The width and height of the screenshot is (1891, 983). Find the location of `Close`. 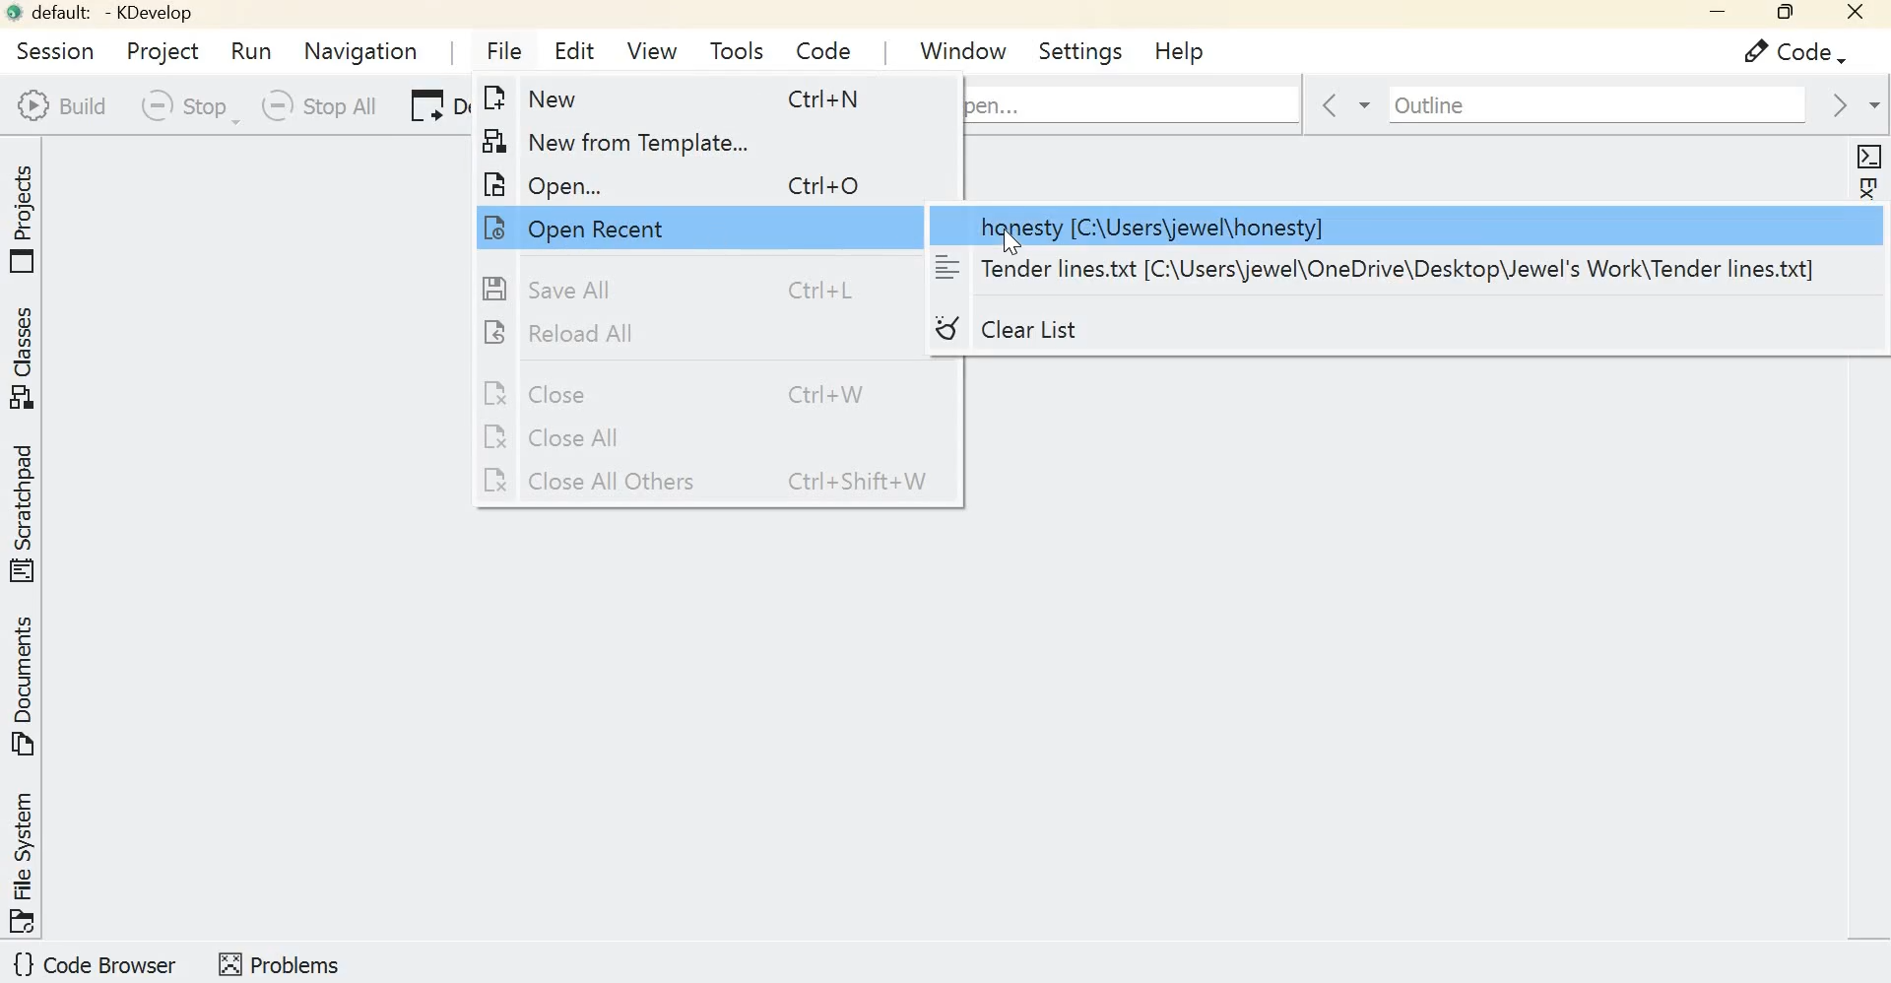

Close is located at coordinates (684, 392).